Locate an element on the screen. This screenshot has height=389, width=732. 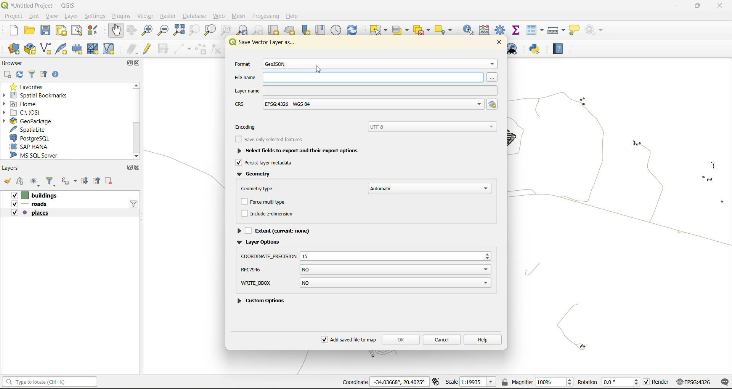
pan map is located at coordinates (117, 30).